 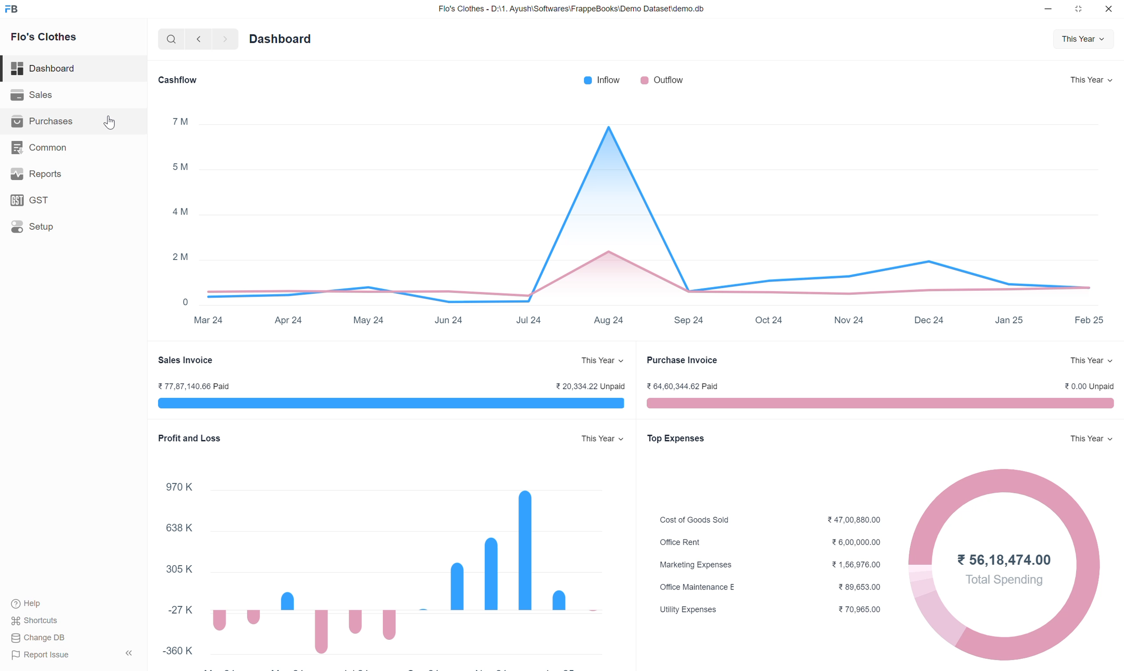 What do you see at coordinates (186, 302) in the screenshot?
I see `0` at bounding box center [186, 302].